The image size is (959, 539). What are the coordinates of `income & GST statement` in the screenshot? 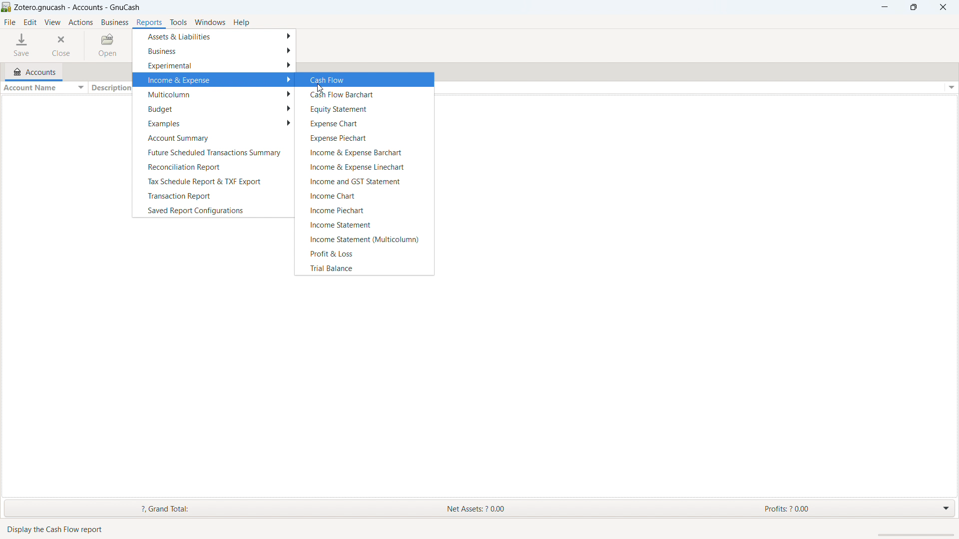 It's located at (364, 181).